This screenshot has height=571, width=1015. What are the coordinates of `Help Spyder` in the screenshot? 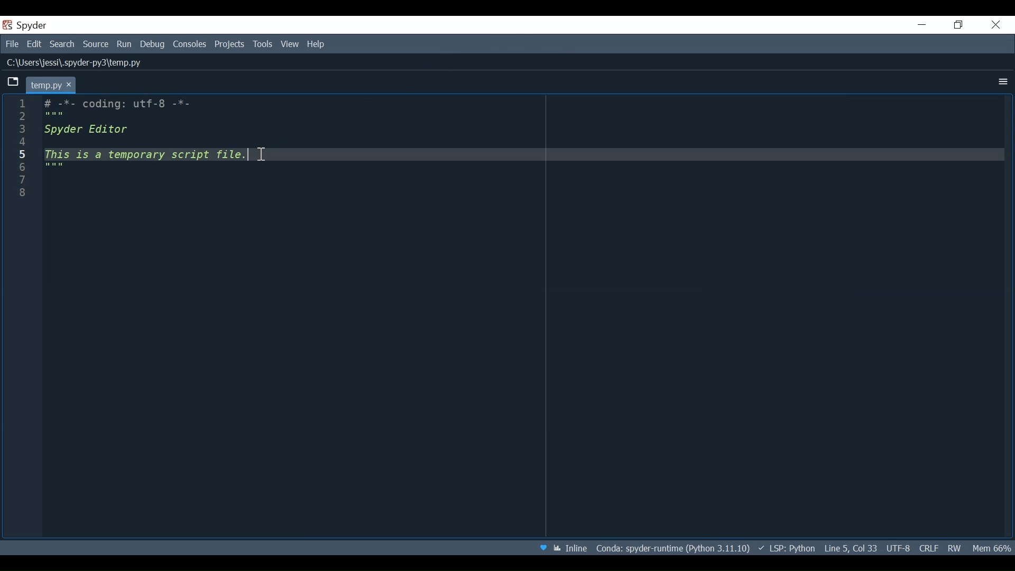 It's located at (541, 548).